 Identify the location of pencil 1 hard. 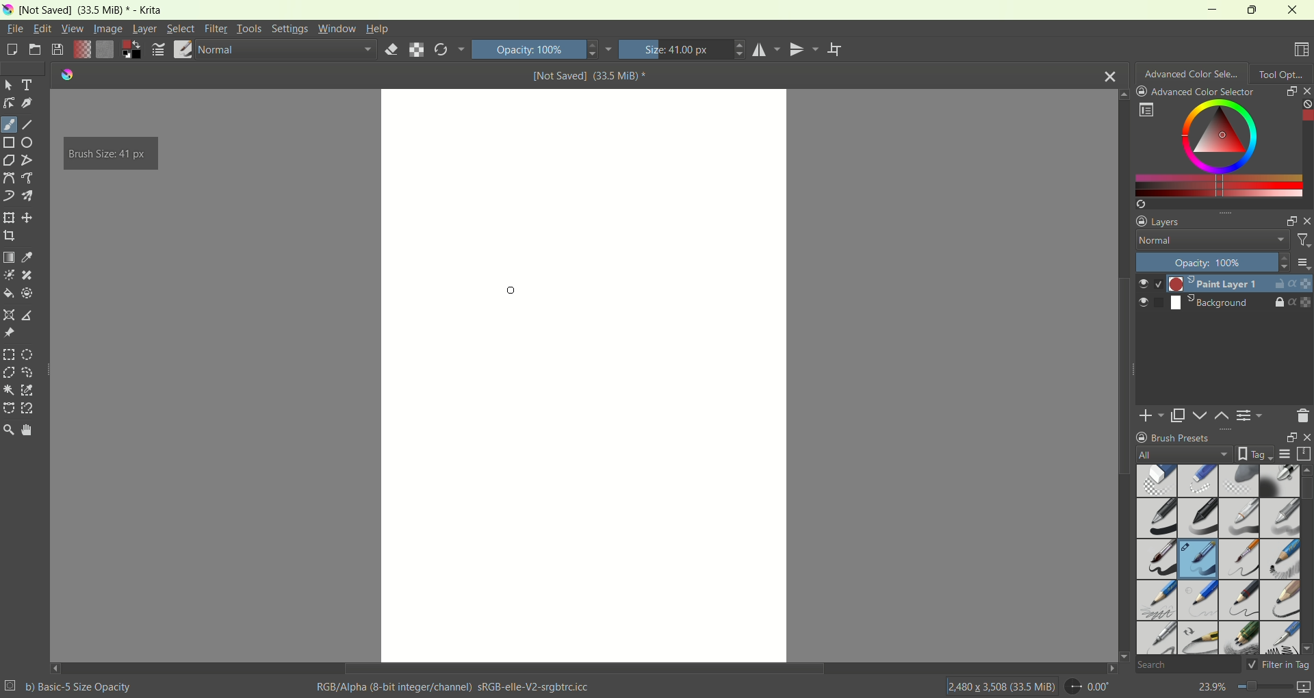
(1199, 600).